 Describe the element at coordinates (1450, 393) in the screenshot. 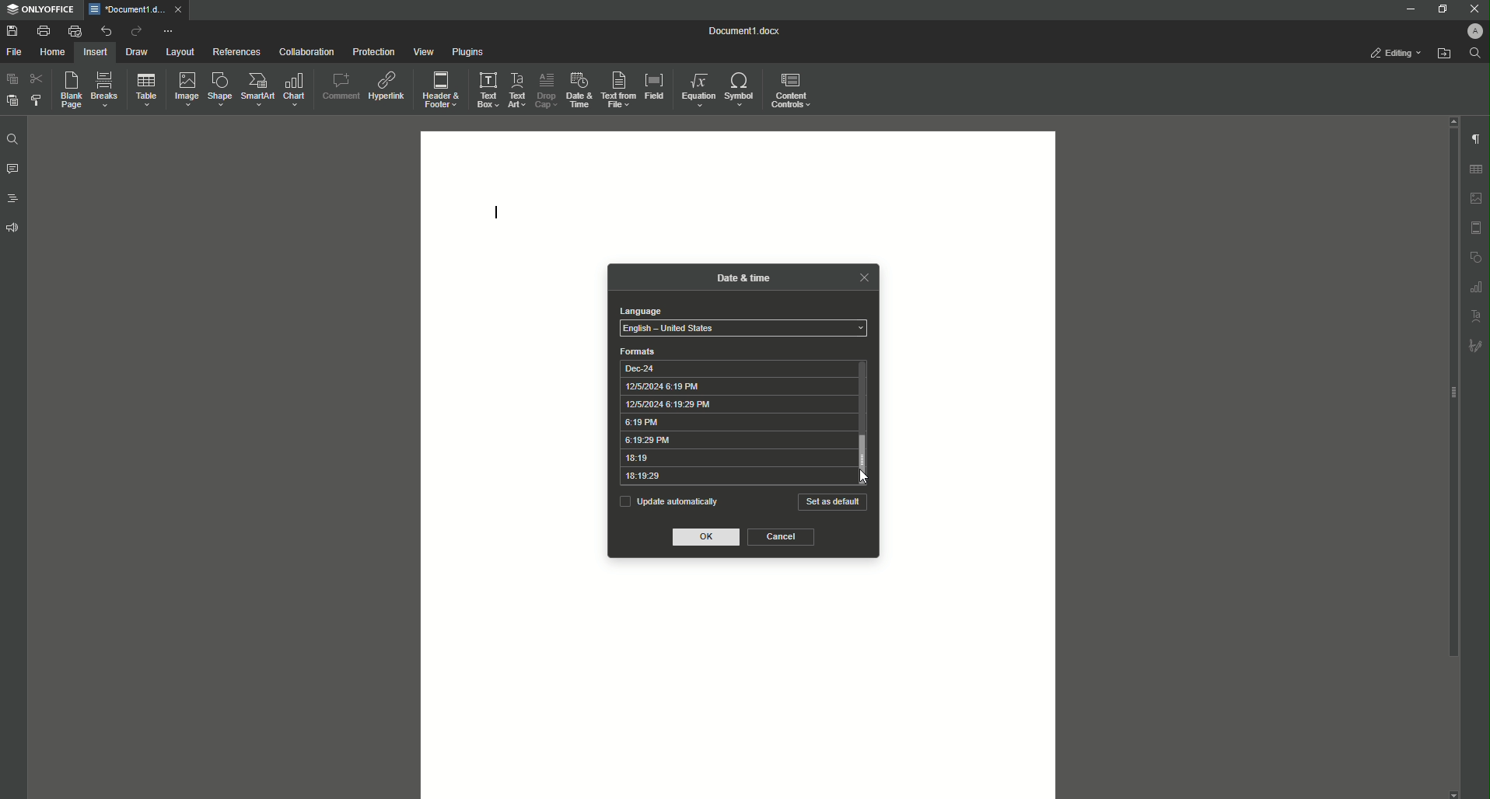

I see `scroll bar` at that location.